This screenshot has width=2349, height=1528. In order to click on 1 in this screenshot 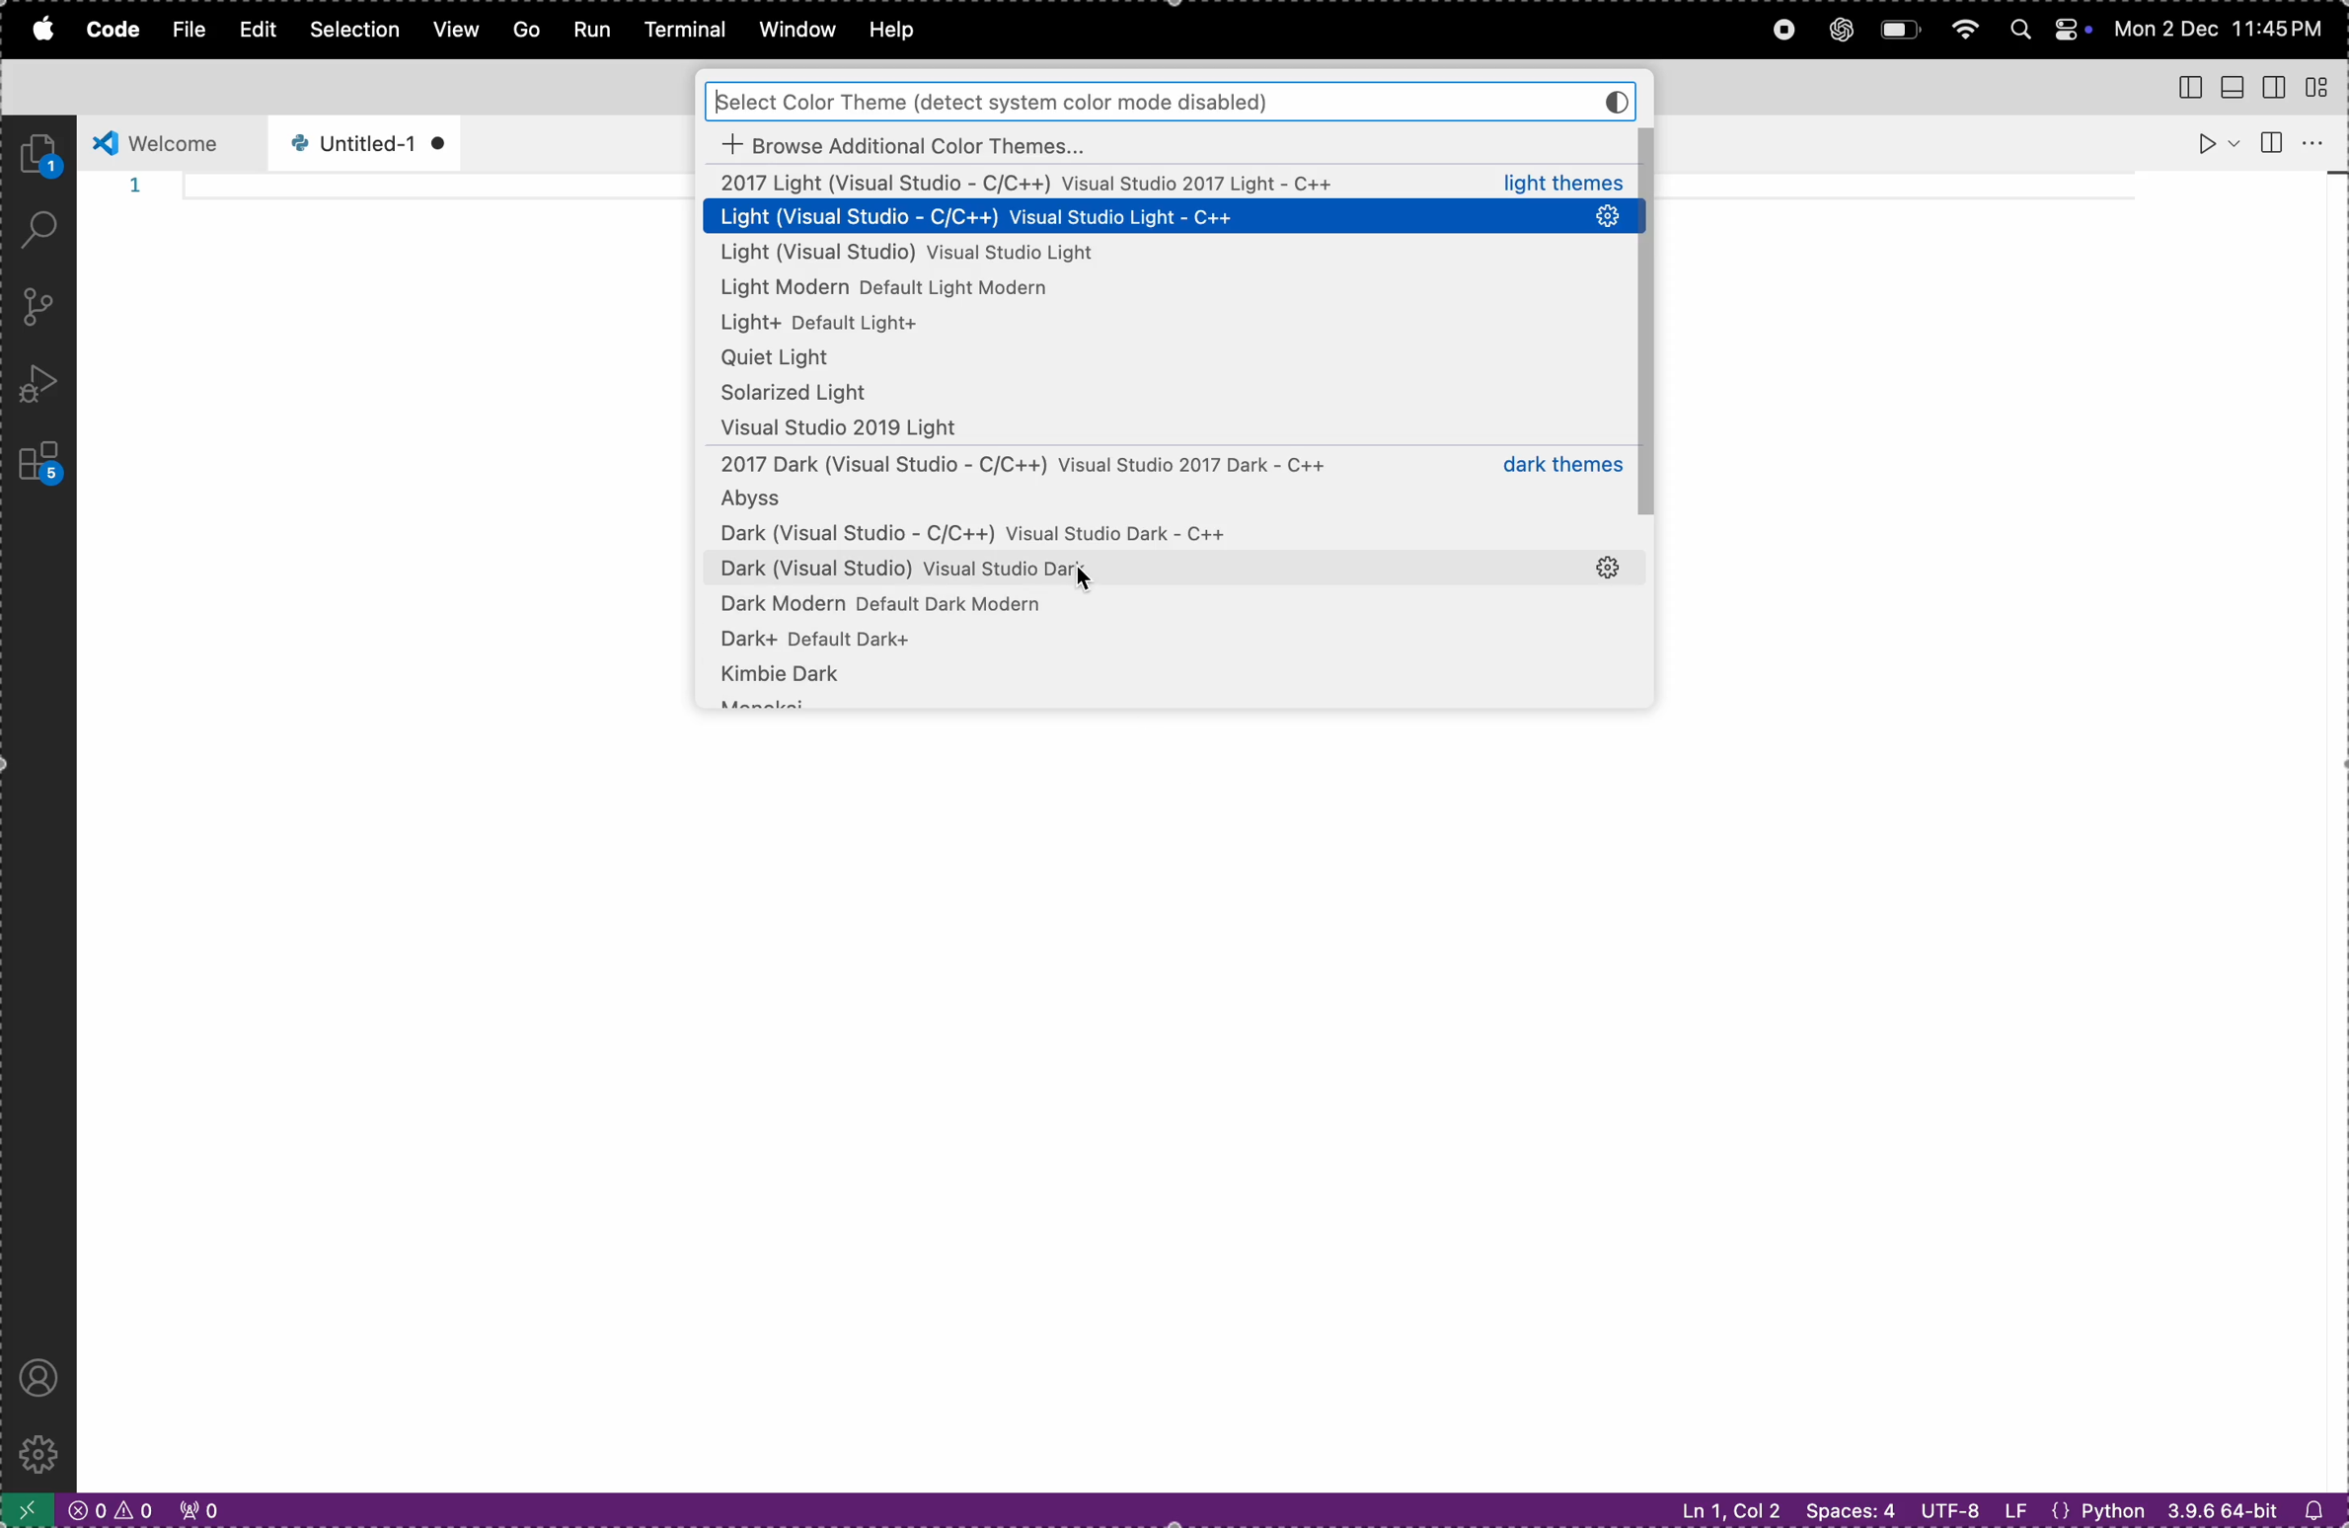, I will do `click(134, 188)`.